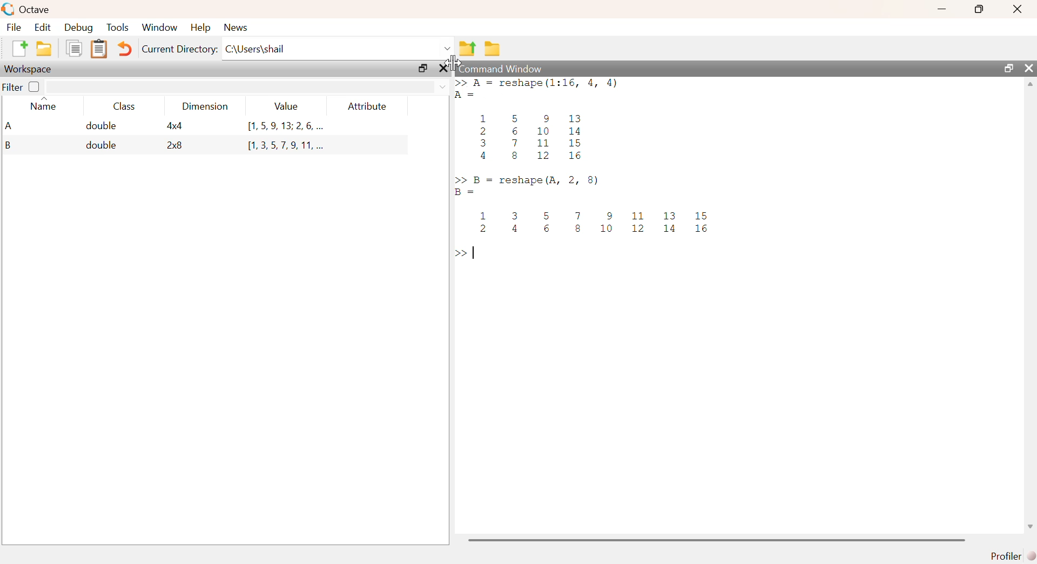 This screenshot has height=564, width=1037. I want to click on paste, so click(99, 50).